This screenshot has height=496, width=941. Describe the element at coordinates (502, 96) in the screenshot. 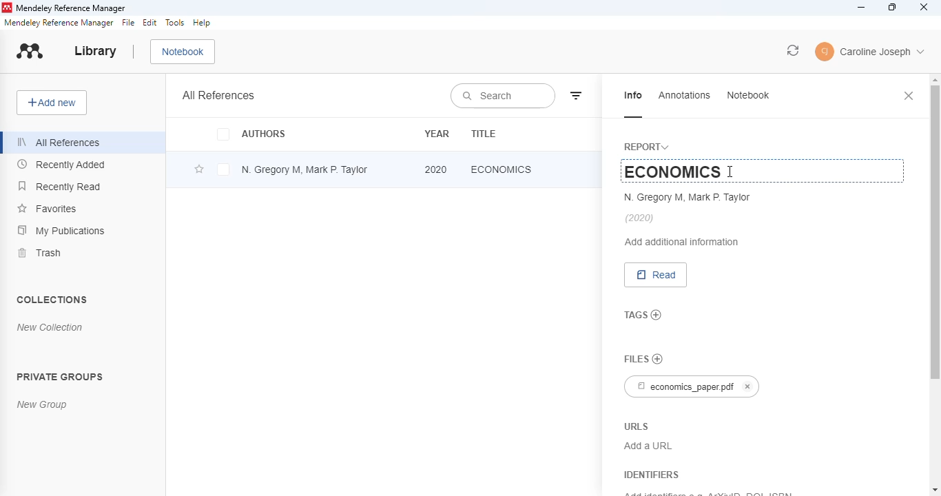

I see `search` at that location.